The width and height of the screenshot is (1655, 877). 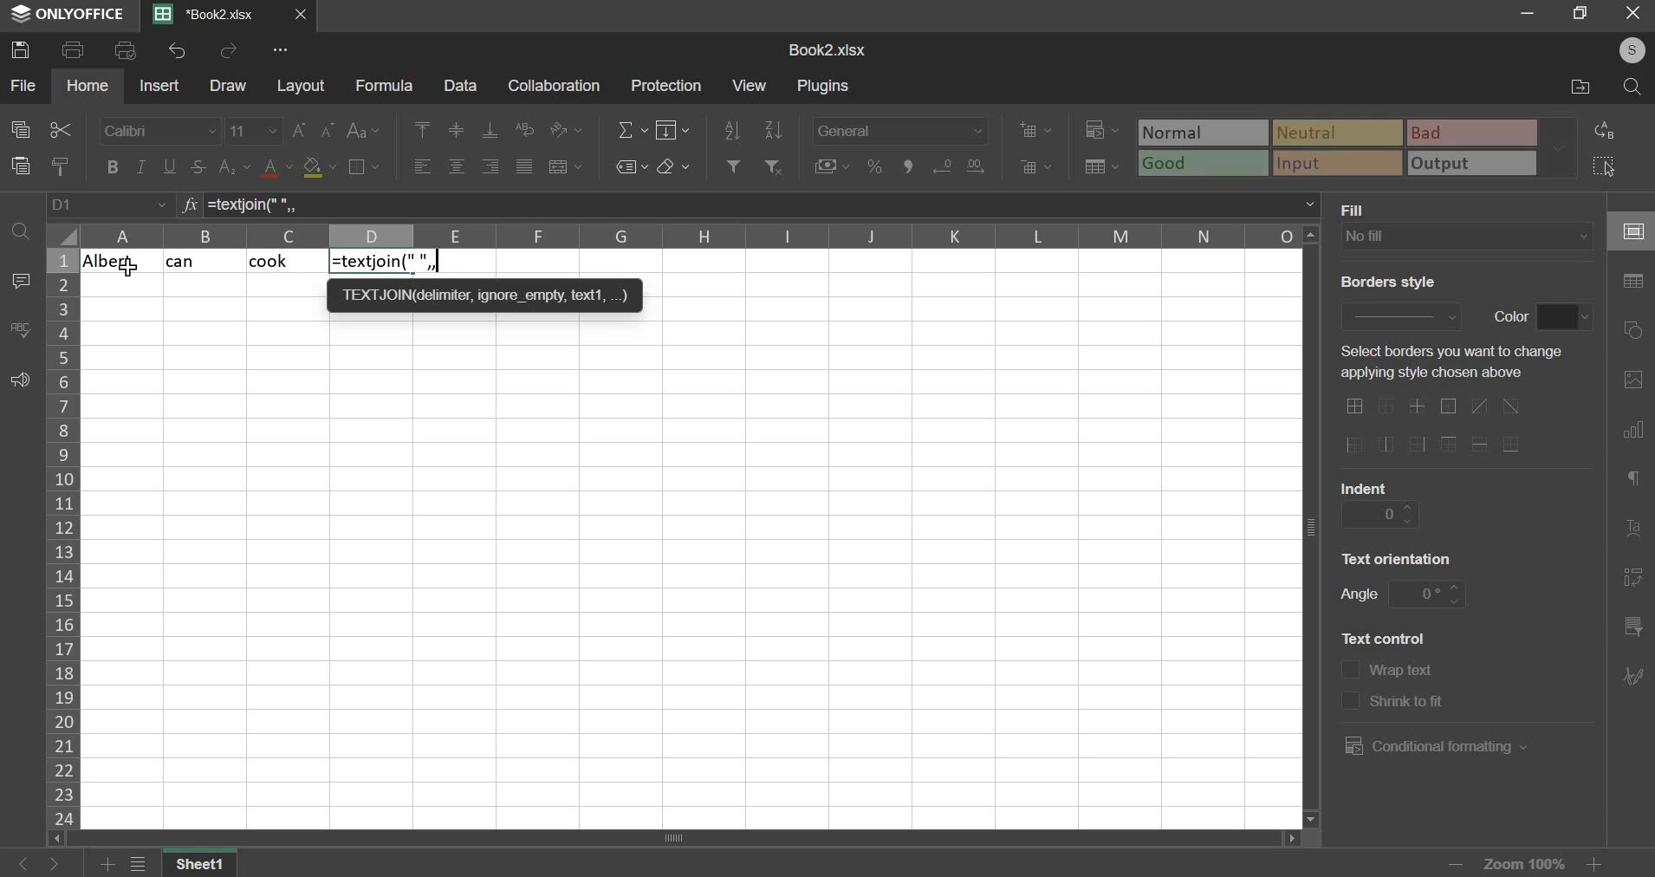 What do you see at coordinates (315, 130) in the screenshot?
I see `font size change` at bounding box center [315, 130].